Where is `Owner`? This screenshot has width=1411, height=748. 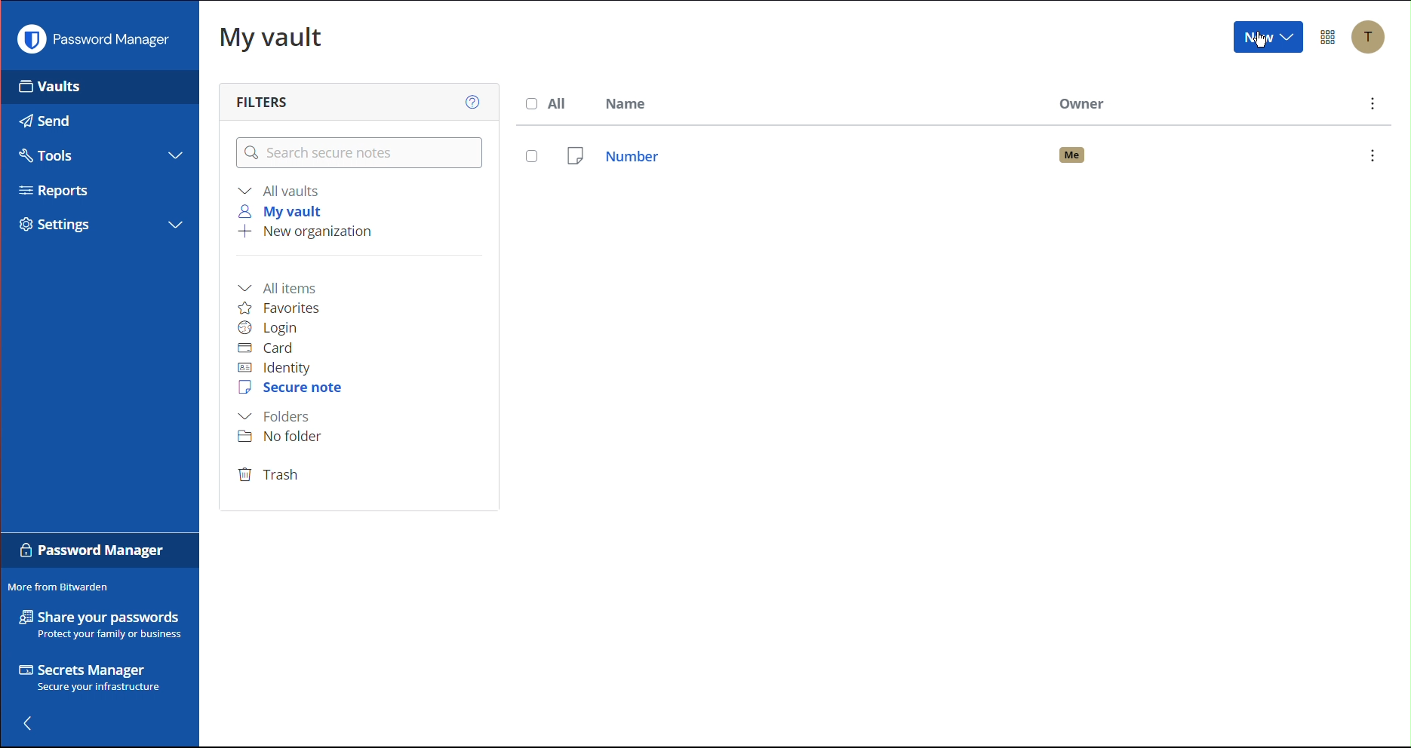 Owner is located at coordinates (1084, 100).